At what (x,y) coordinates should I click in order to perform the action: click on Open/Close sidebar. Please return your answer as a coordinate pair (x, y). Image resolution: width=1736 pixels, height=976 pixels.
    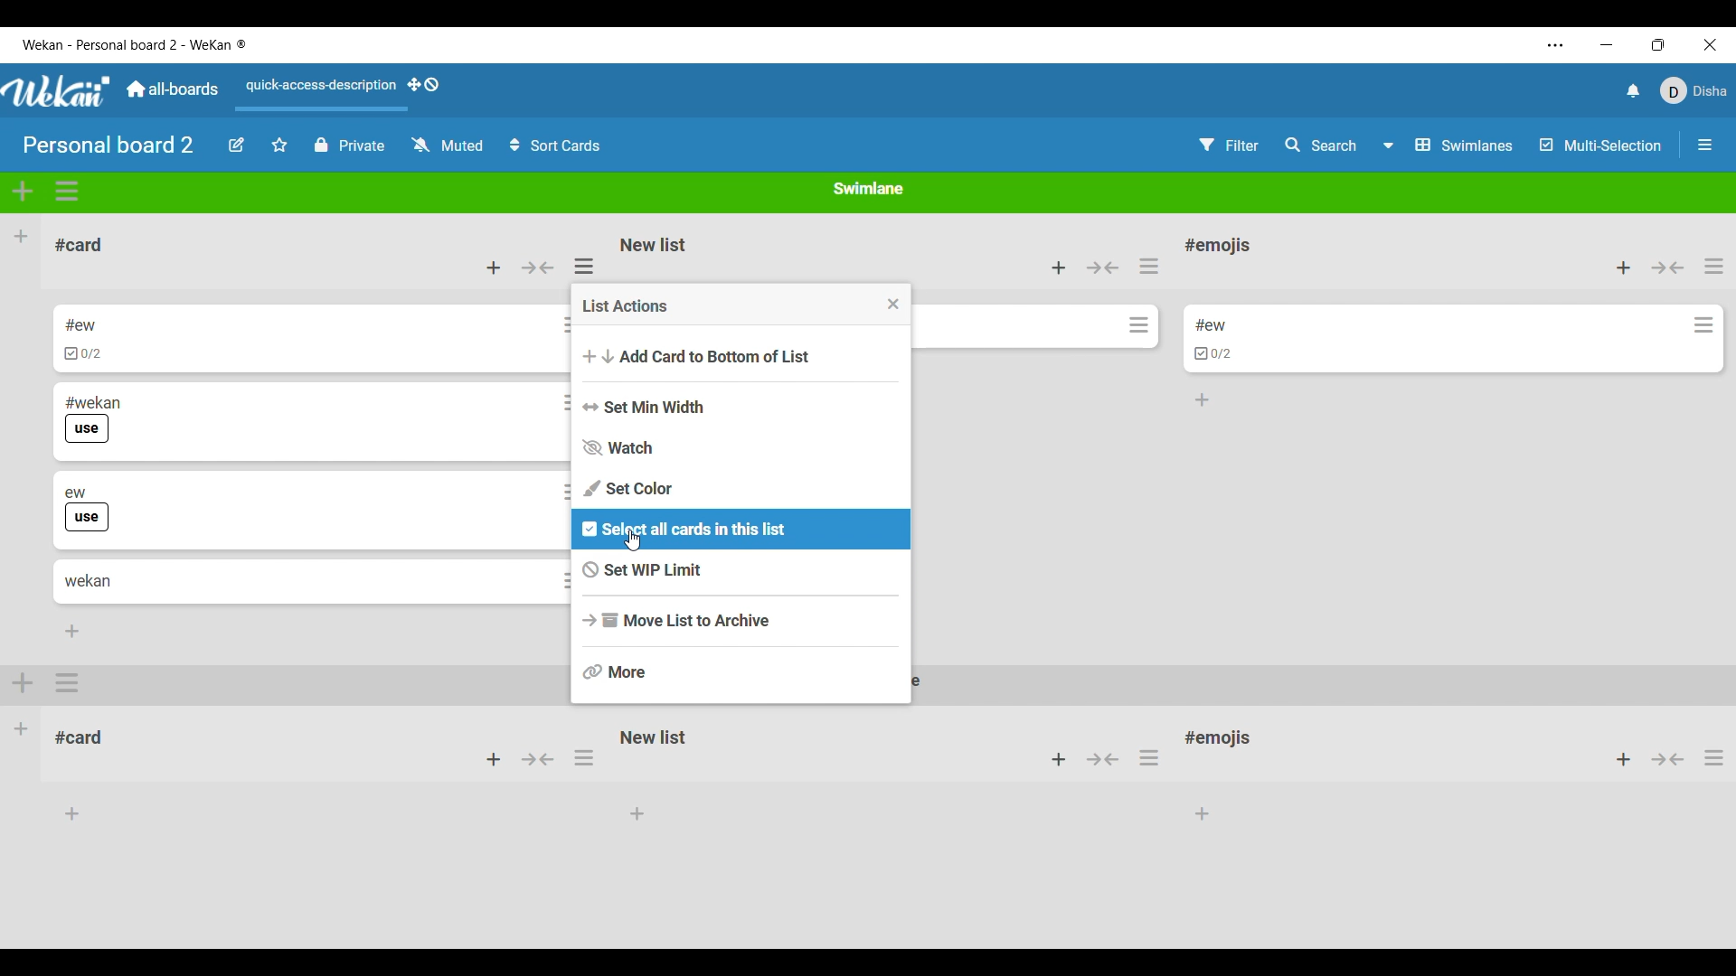
    Looking at the image, I should click on (1705, 145).